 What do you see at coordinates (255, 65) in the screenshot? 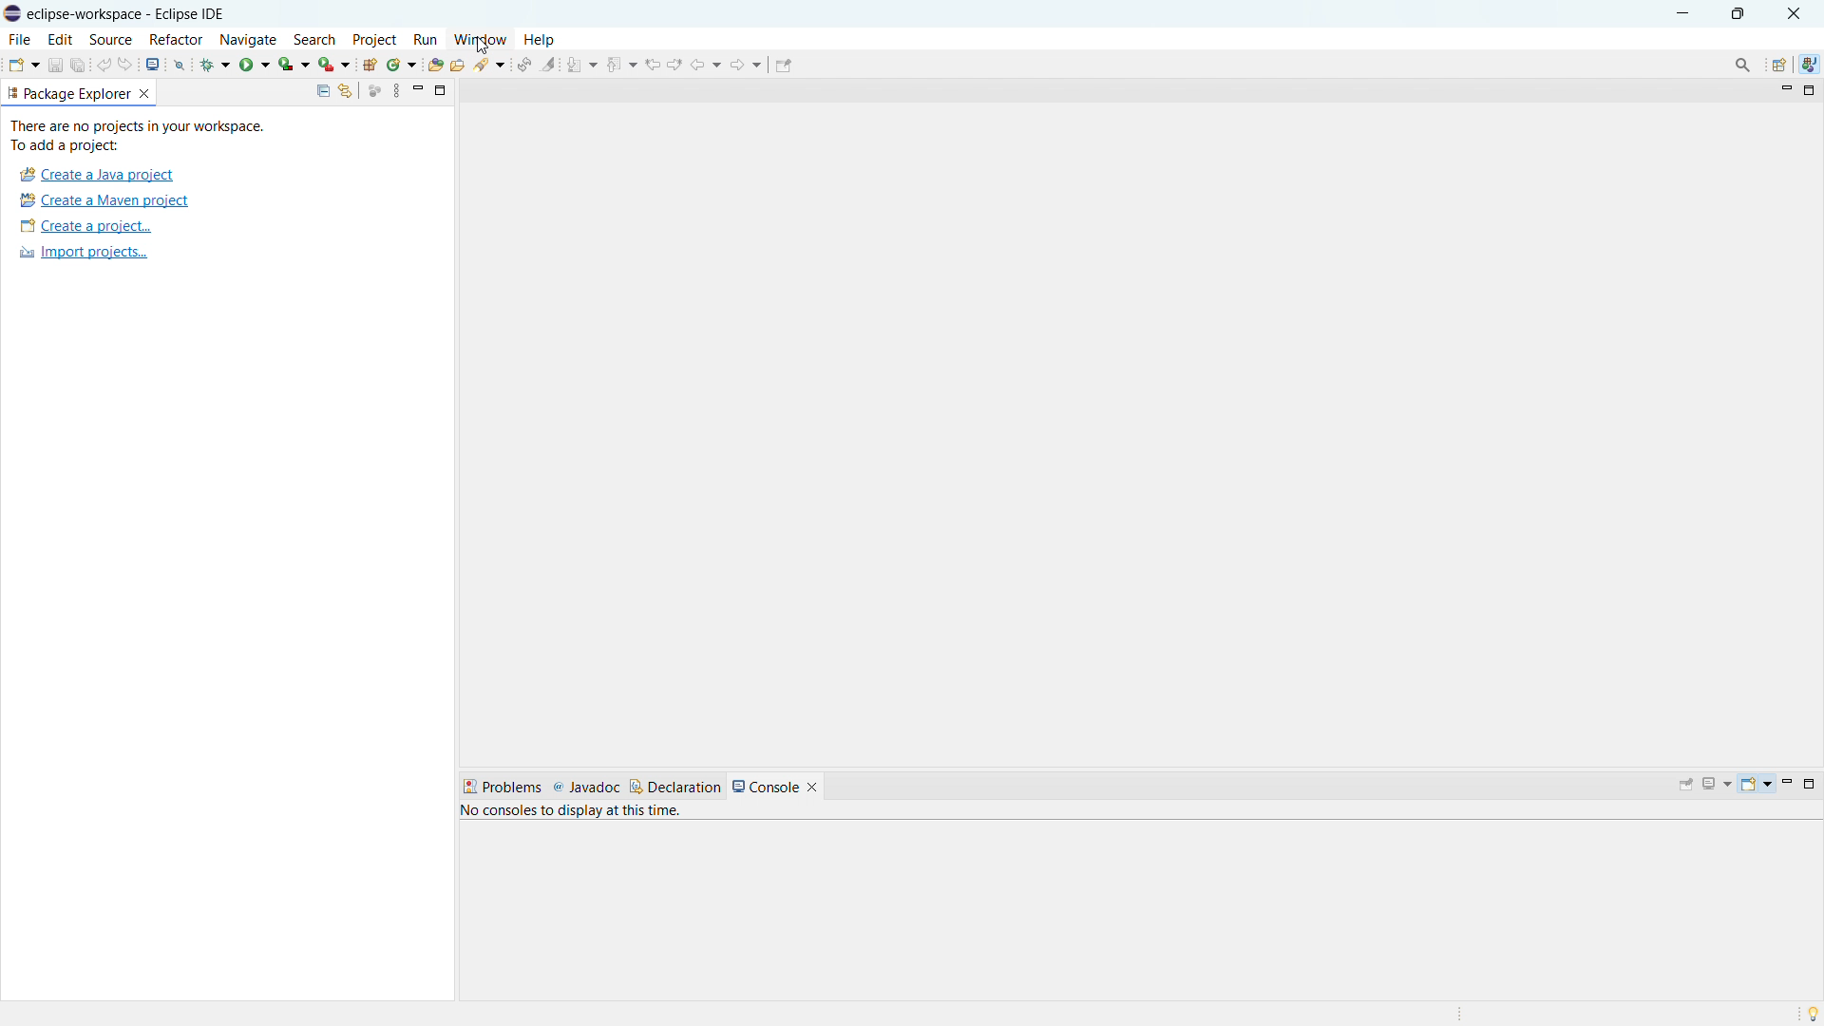
I see `run` at bounding box center [255, 65].